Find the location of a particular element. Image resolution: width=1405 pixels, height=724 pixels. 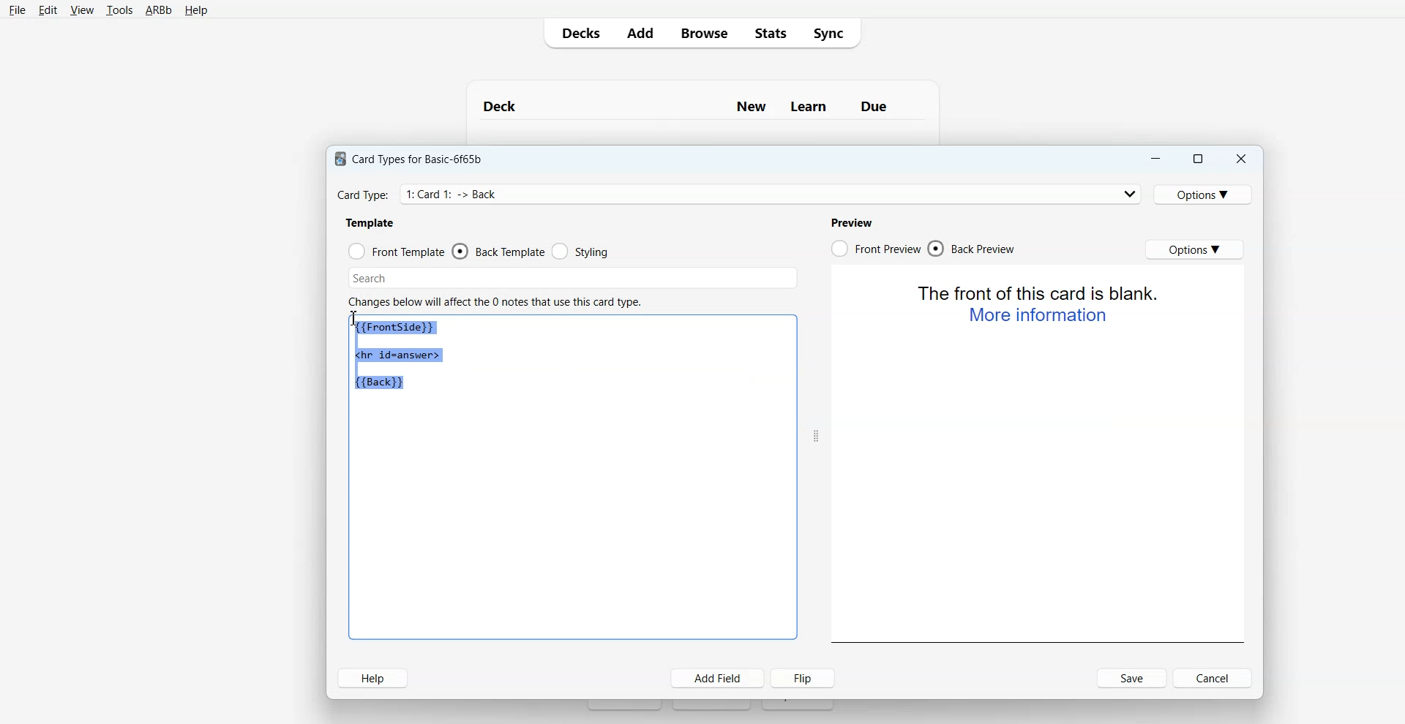

Add is located at coordinates (640, 33).